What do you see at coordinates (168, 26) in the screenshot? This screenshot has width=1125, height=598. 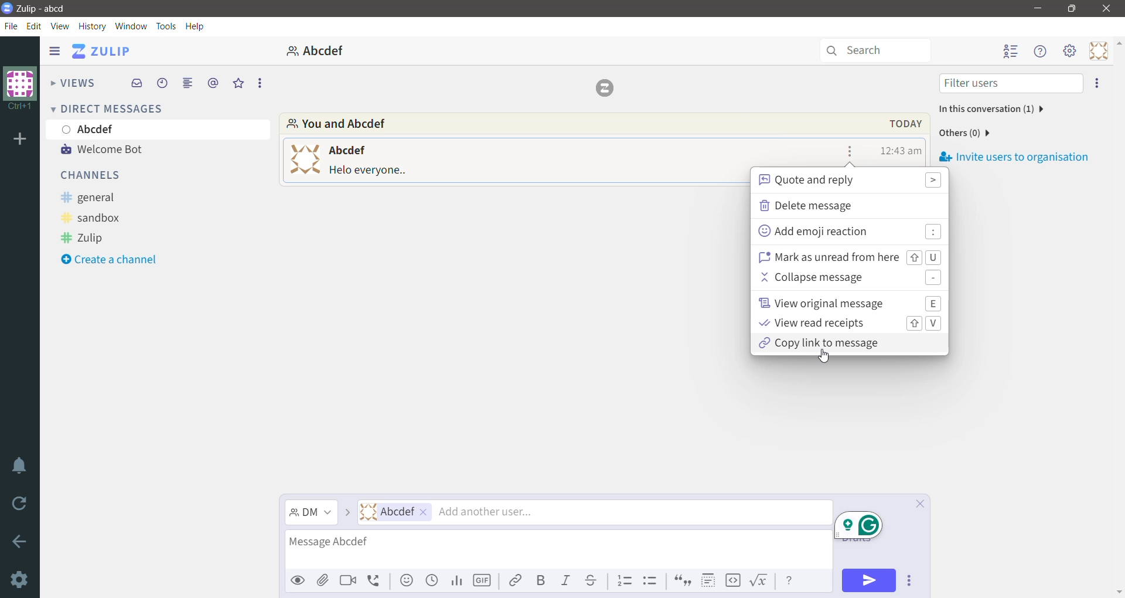 I see `Tools` at bounding box center [168, 26].